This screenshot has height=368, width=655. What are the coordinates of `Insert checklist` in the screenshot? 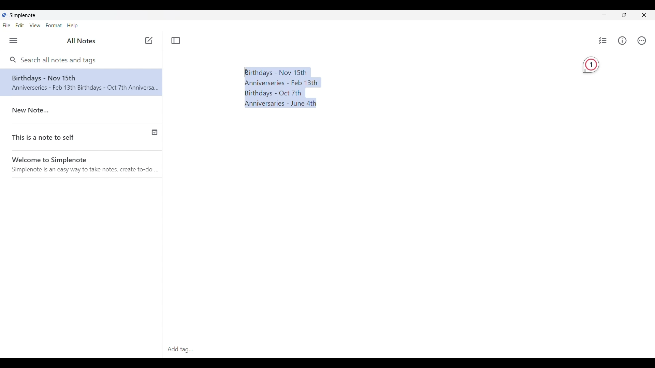 It's located at (603, 41).